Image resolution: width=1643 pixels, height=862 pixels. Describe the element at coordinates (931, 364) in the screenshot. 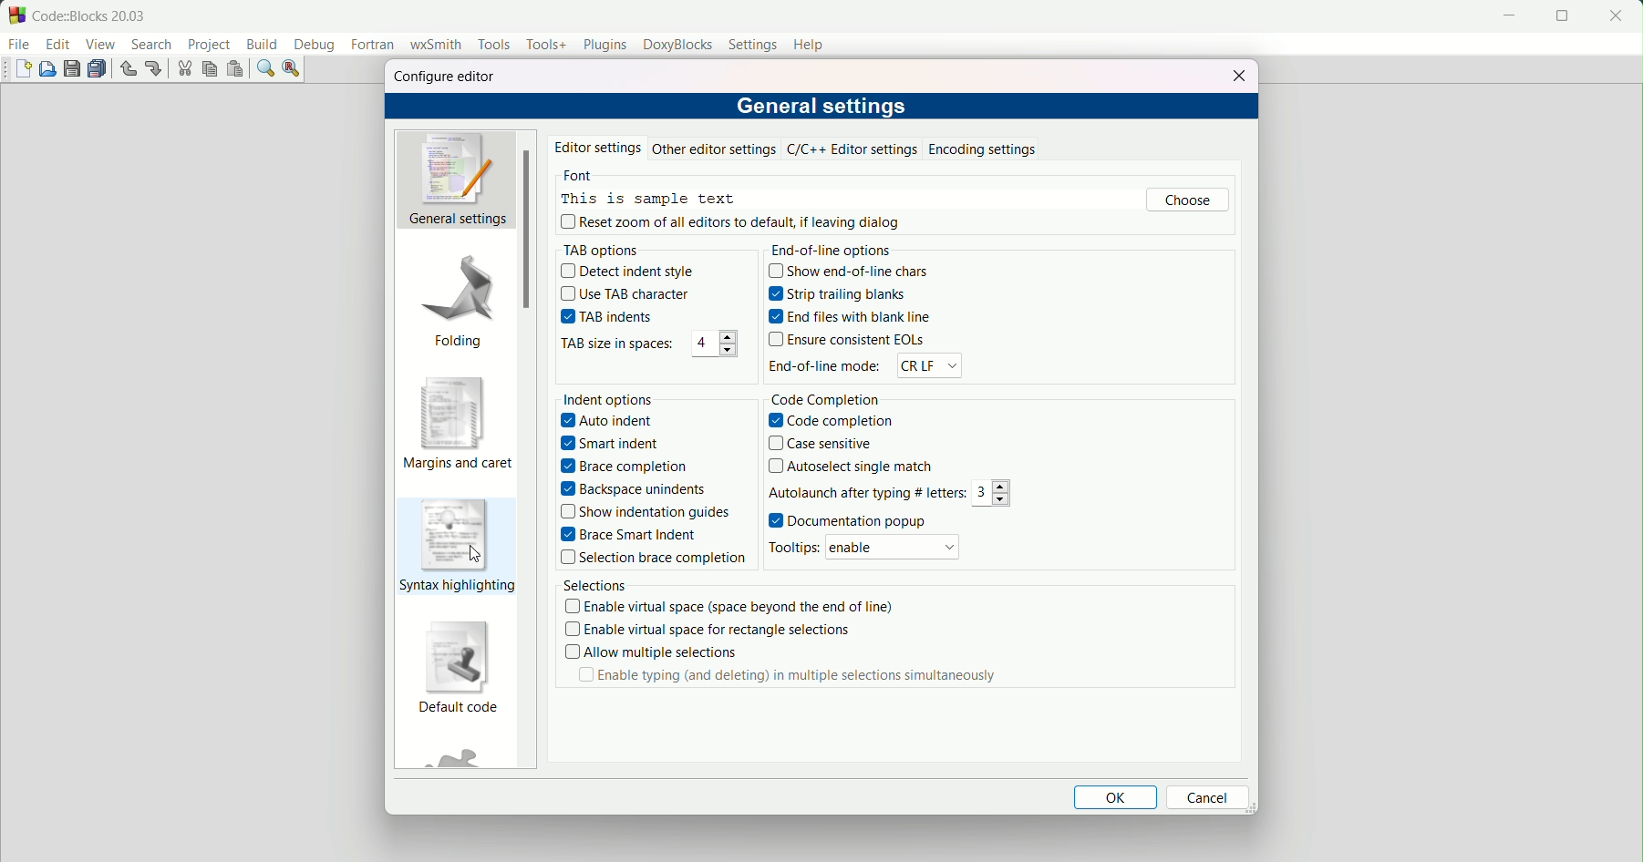

I see `CRLF` at that location.